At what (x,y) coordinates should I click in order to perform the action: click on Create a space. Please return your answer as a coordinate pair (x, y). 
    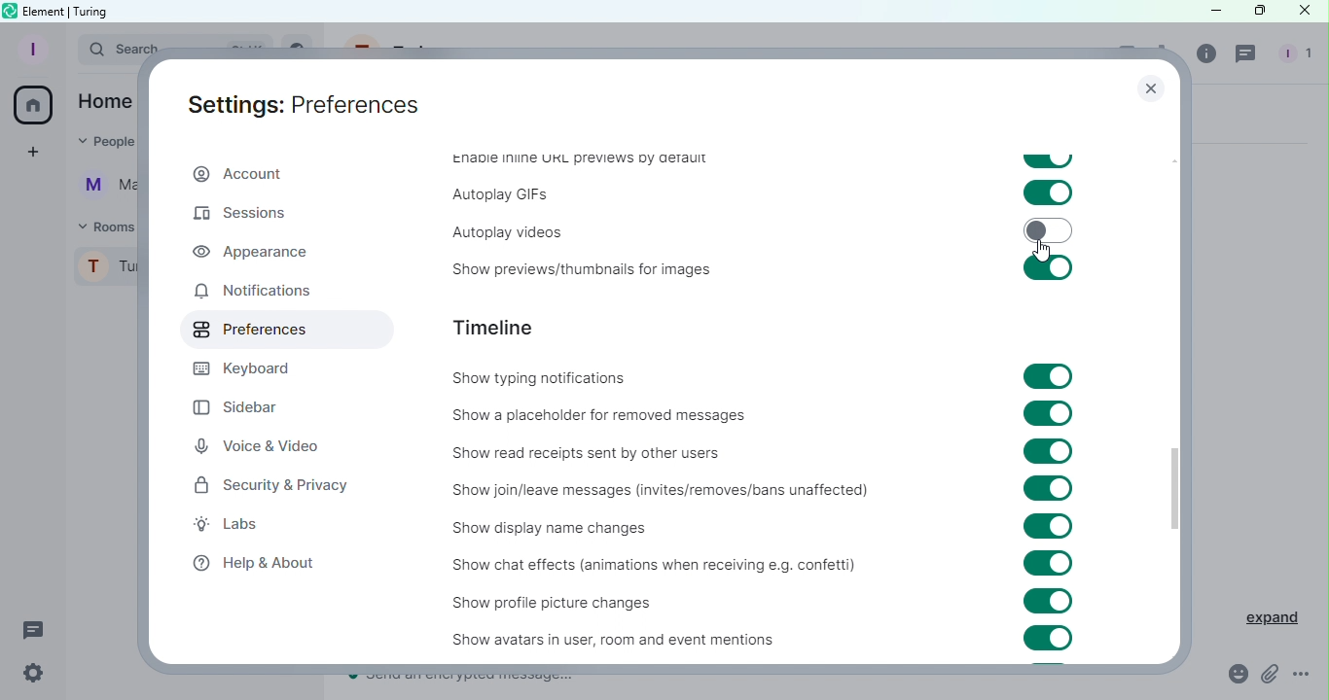
    Looking at the image, I should click on (36, 152).